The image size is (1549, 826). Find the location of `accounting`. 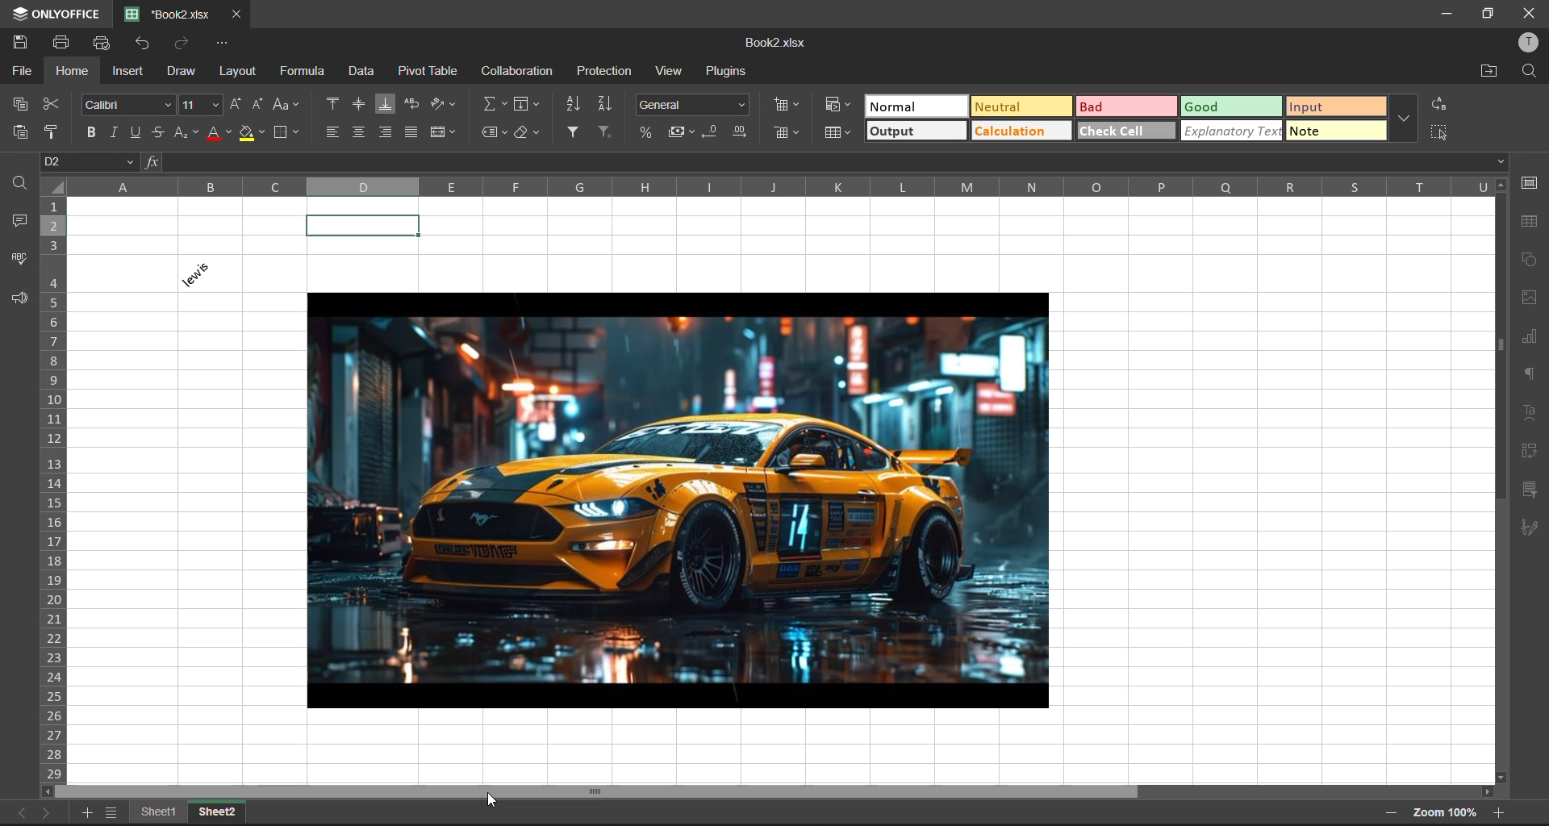

accounting is located at coordinates (683, 132).